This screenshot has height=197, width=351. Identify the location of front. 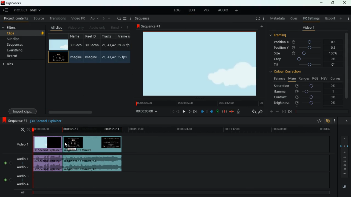
(189, 111).